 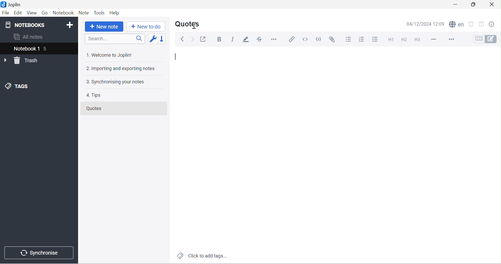 I want to click on Numbered list, so click(x=361, y=40).